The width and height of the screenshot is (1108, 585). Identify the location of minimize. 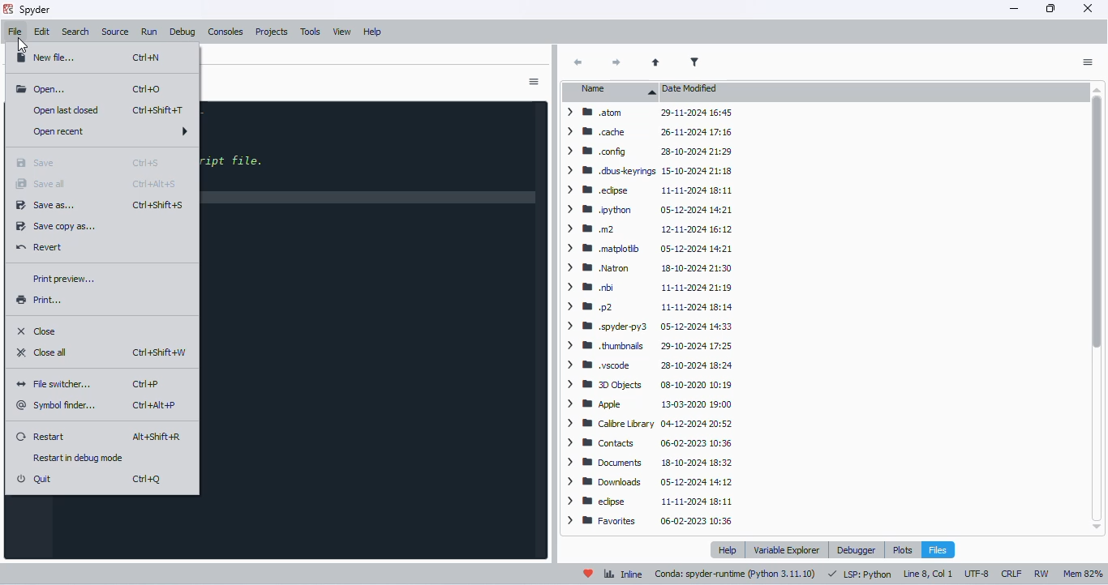
(1014, 9).